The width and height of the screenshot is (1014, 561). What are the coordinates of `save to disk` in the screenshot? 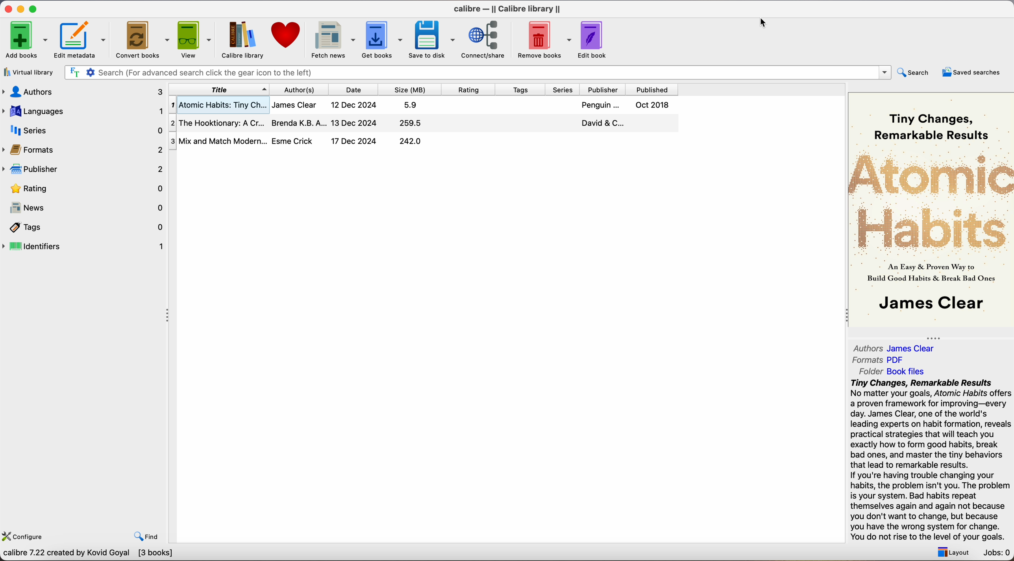 It's located at (432, 41).